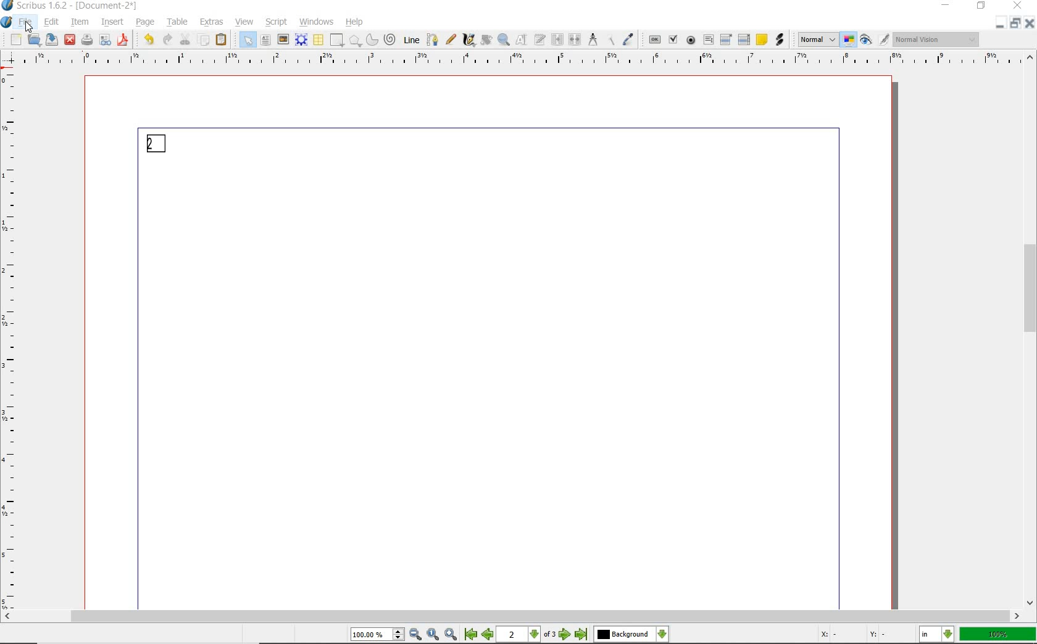  I want to click on pdf text field, so click(708, 39).